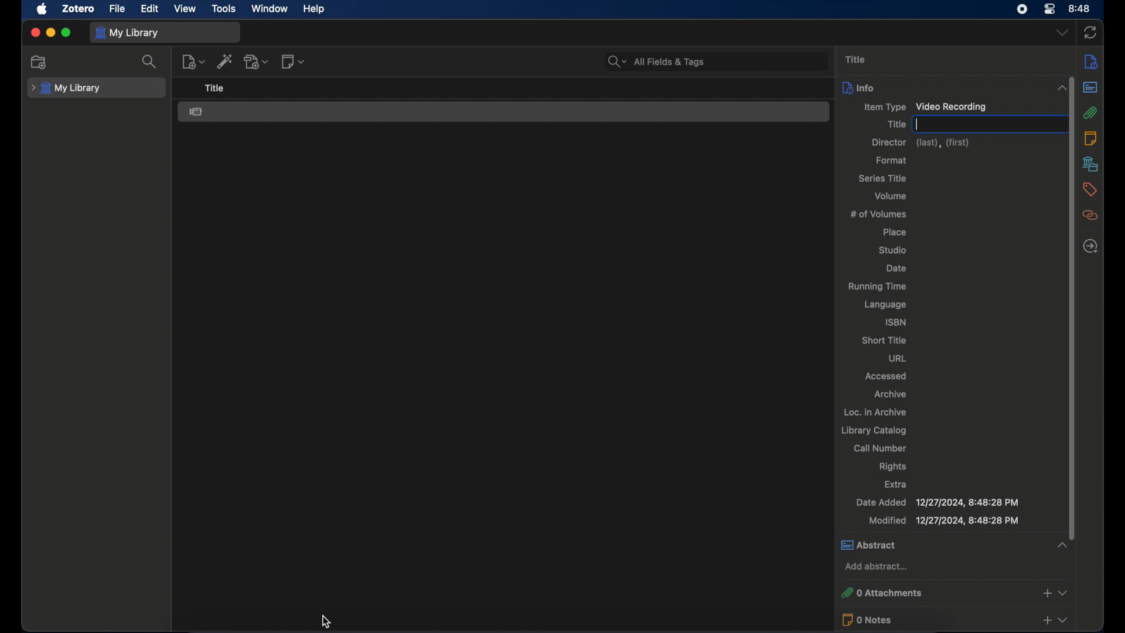 The image size is (1125, 633). What do you see at coordinates (892, 251) in the screenshot?
I see `studio` at bounding box center [892, 251].